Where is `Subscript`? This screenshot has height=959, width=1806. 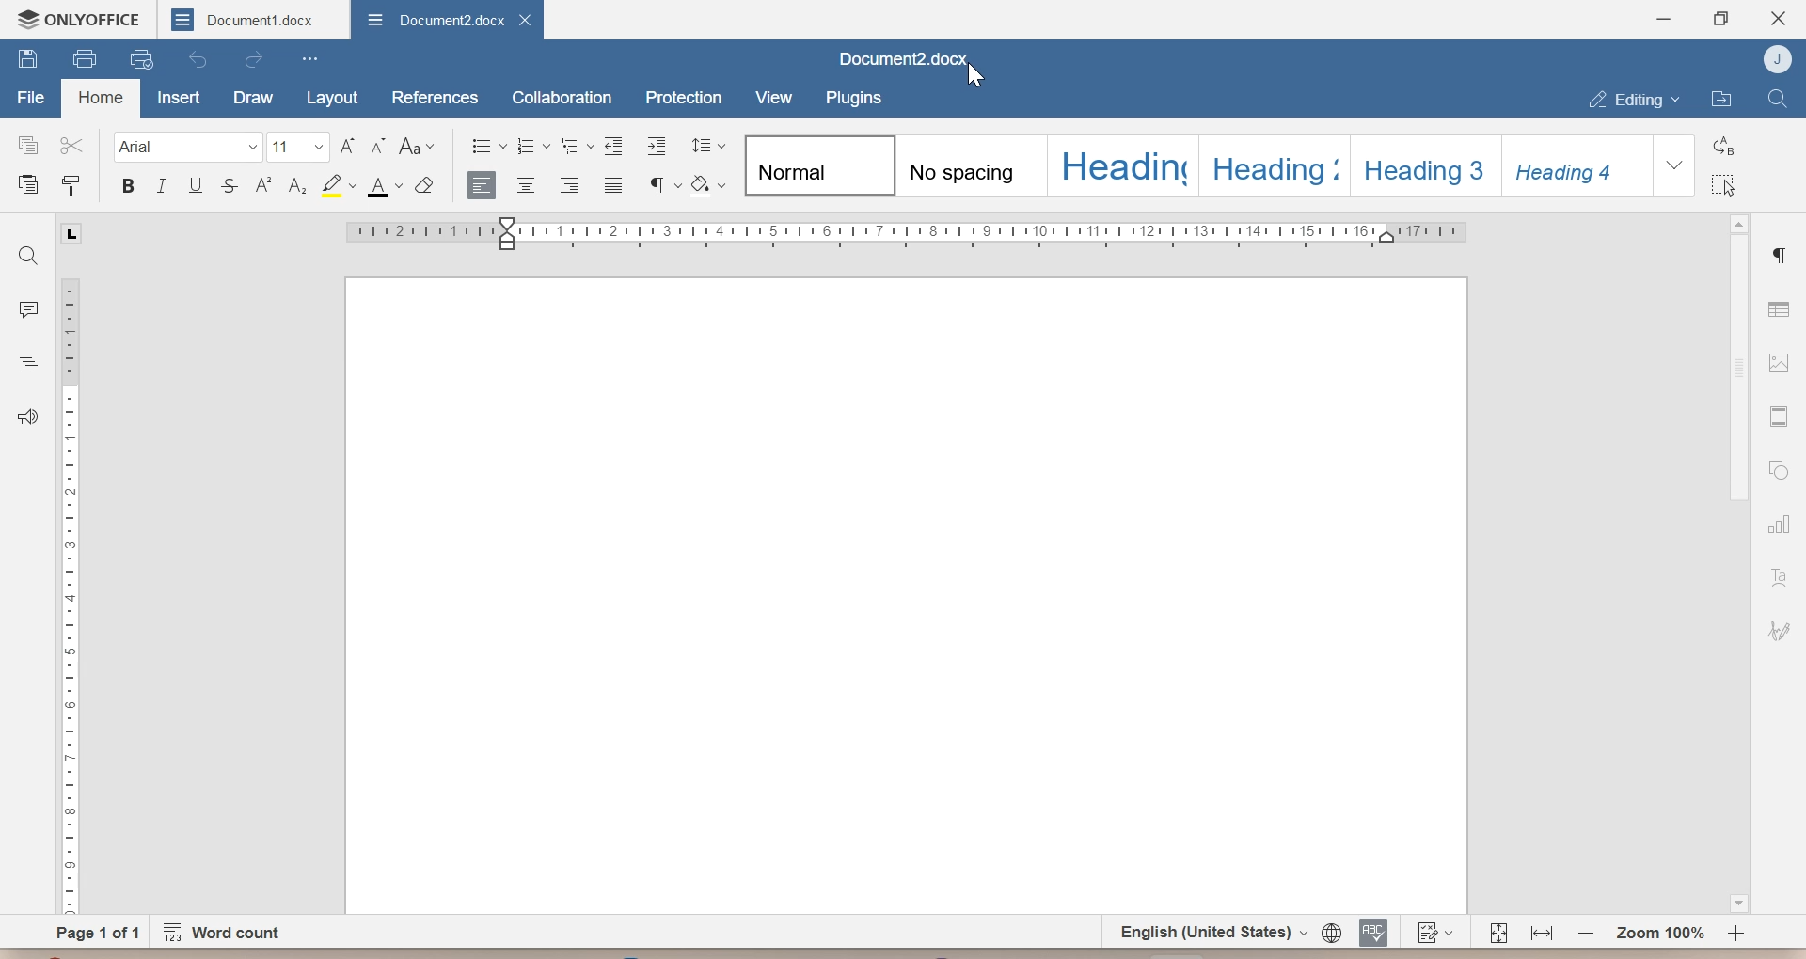
Subscript is located at coordinates (296, 185).